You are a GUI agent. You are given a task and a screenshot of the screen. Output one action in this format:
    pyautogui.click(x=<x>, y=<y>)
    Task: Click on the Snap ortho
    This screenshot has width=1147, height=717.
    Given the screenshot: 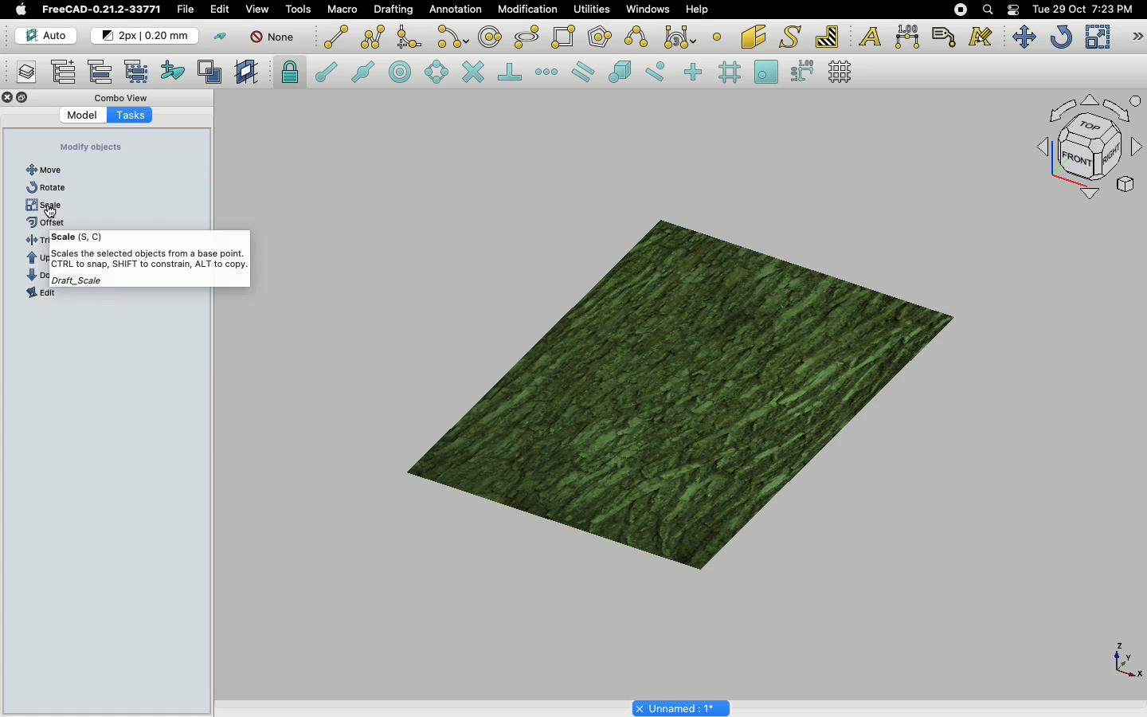 What is the action you would take?
    pyautogui.click(x=688, y=72)
    